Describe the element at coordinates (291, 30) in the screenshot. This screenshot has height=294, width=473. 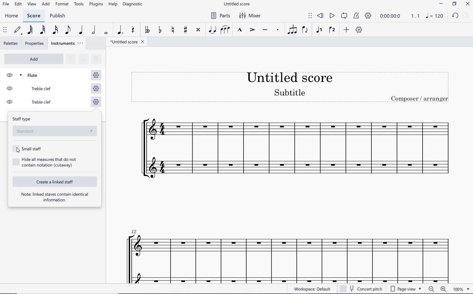
I see `TUPLET` at that location.